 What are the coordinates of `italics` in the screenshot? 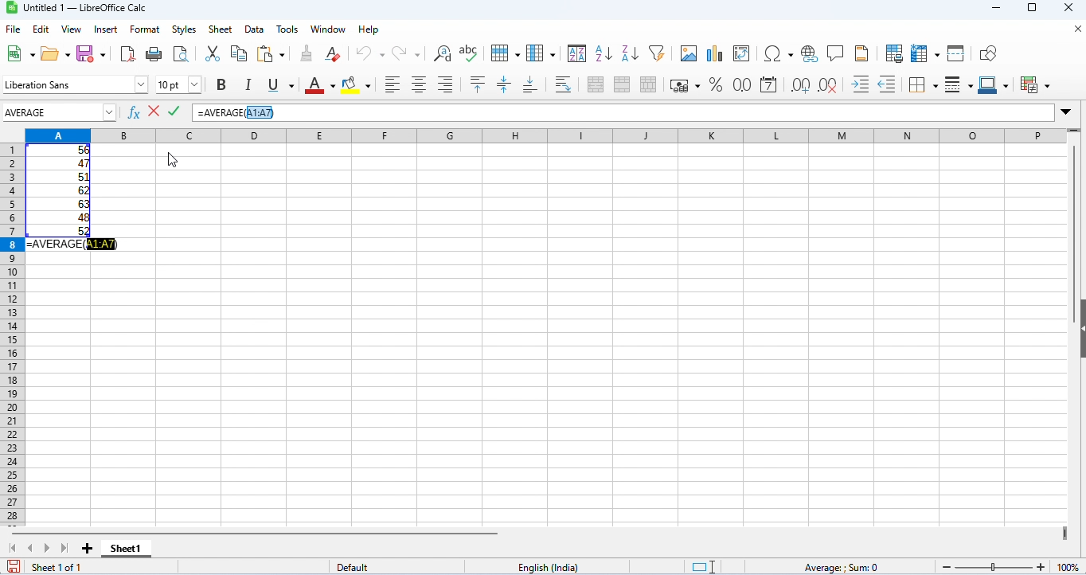 It's located at (247, 84).